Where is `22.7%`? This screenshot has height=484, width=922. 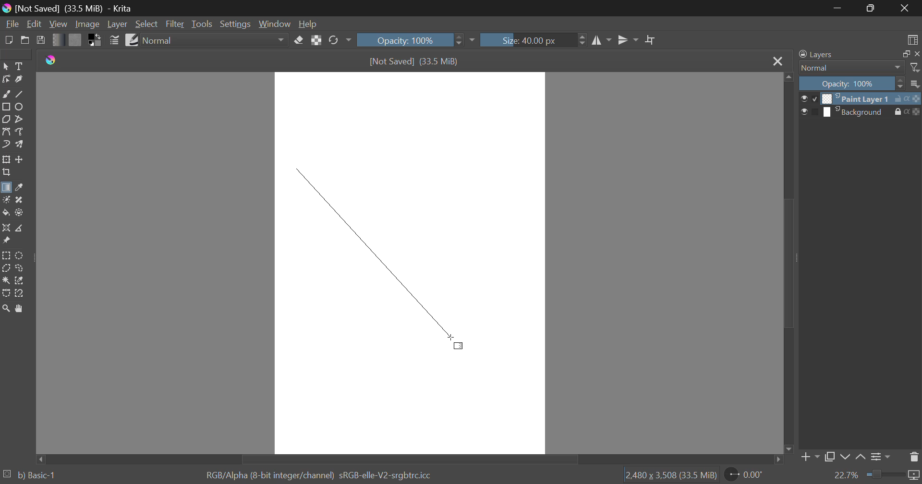
22.7% is located at coordinates (876, 476).